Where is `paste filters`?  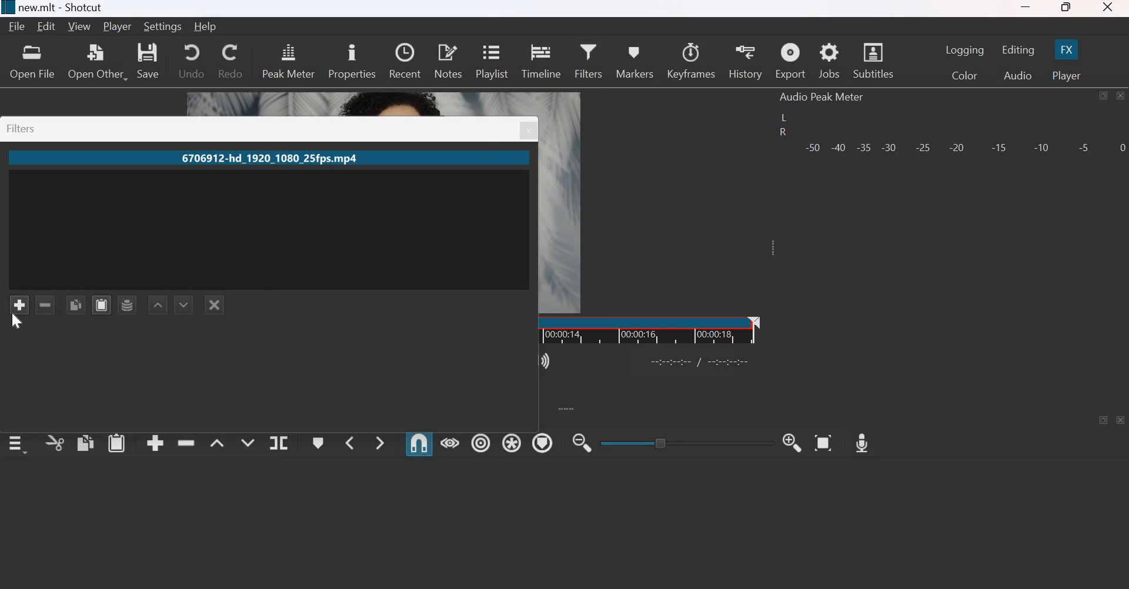
paste filters is located at coordinates (101, 303).